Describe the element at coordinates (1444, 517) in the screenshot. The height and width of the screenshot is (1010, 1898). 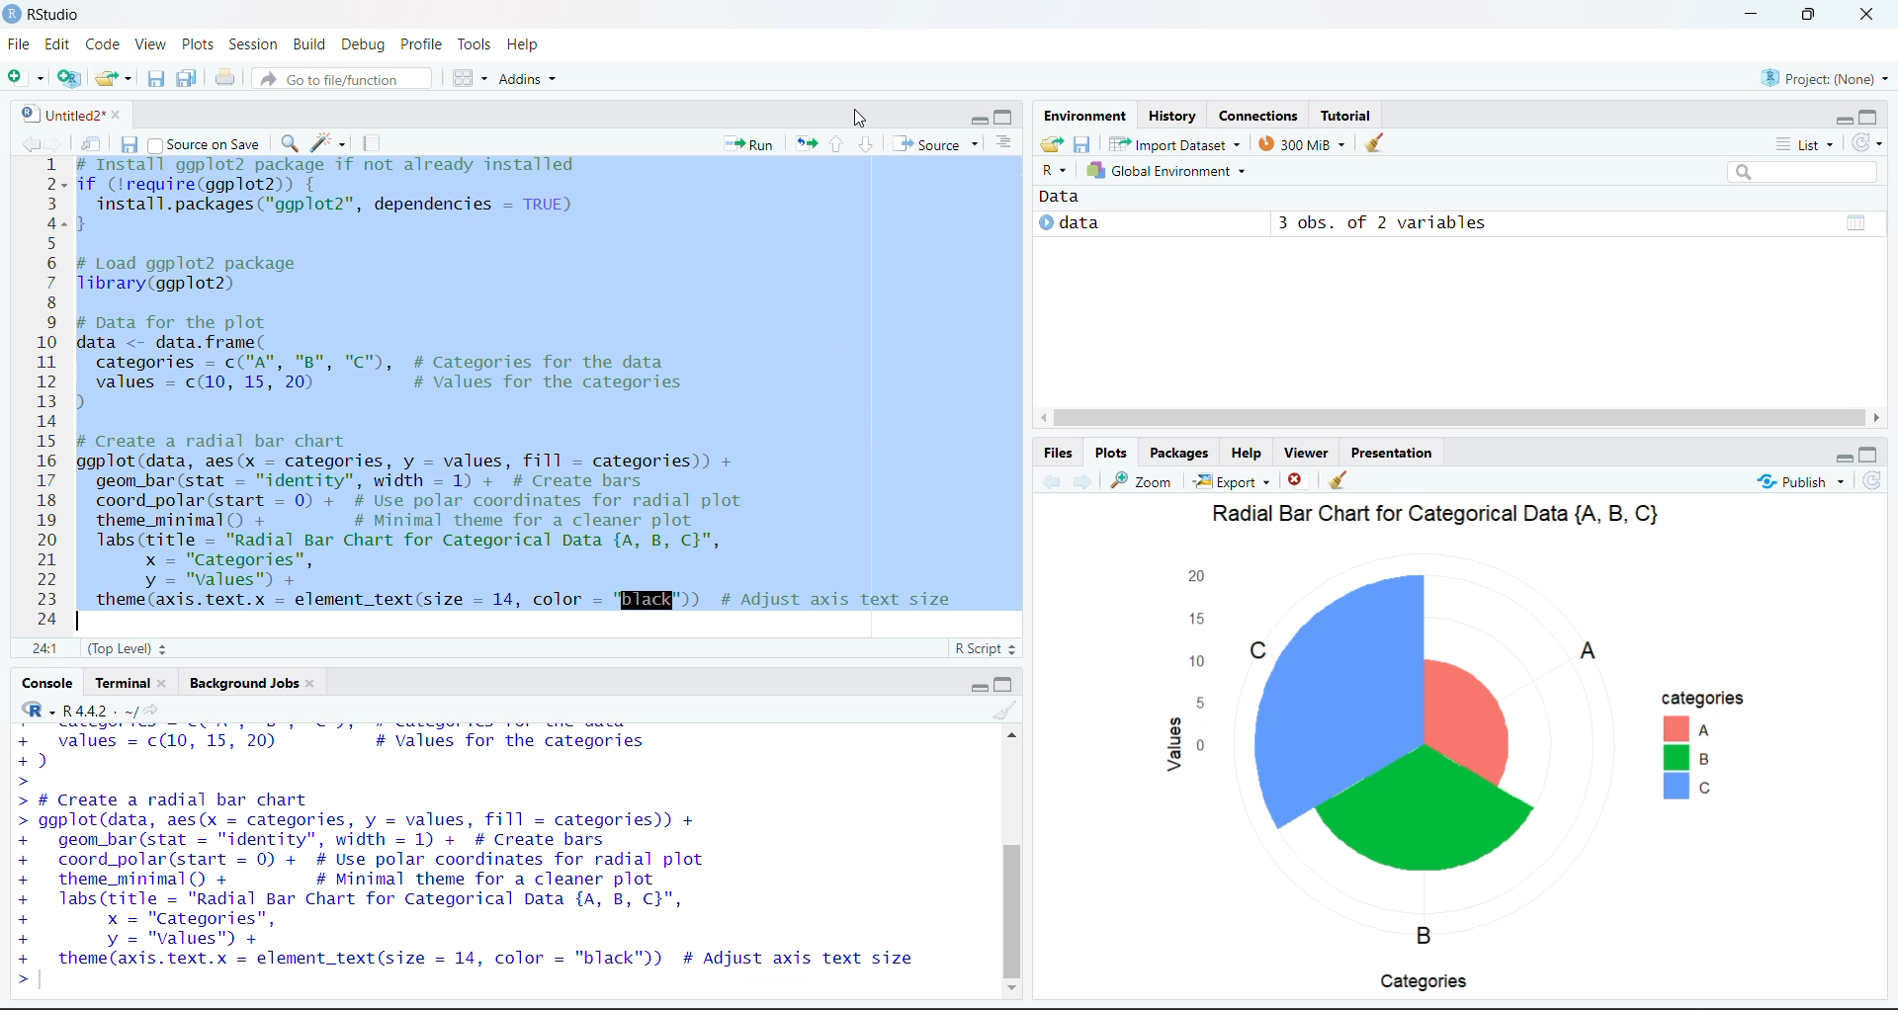
I see `Radial Bar Chart tor Categorical Data (A, B, Cy` at that location.